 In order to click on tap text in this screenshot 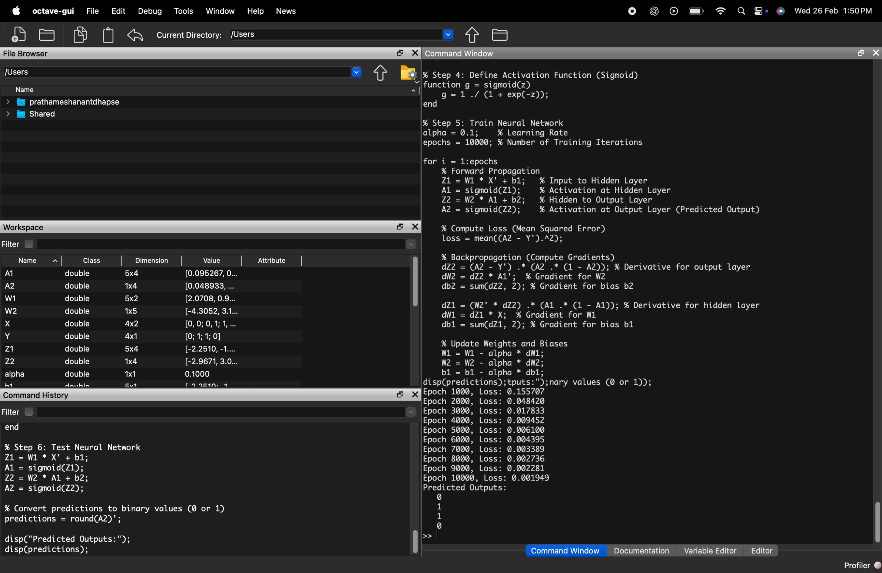, I will do `click(440, 537)`.